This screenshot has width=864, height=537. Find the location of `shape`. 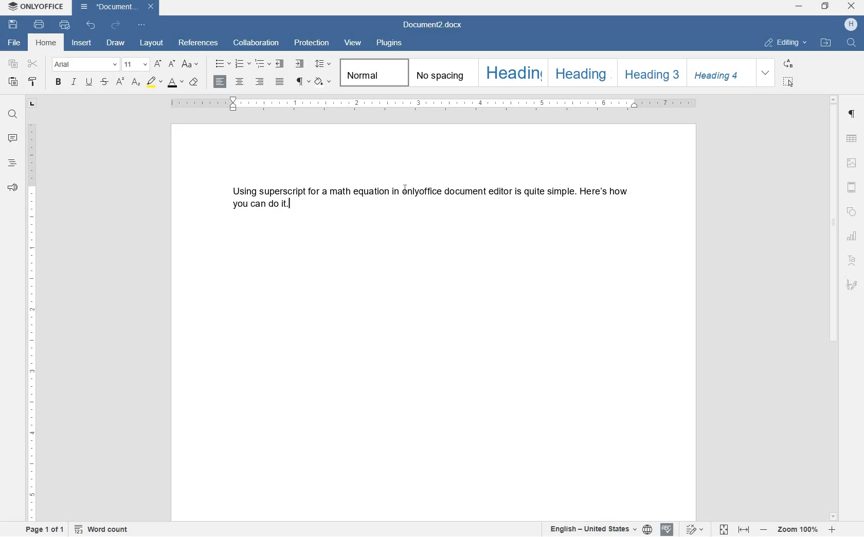

shape is located at coordinates (851, 213).